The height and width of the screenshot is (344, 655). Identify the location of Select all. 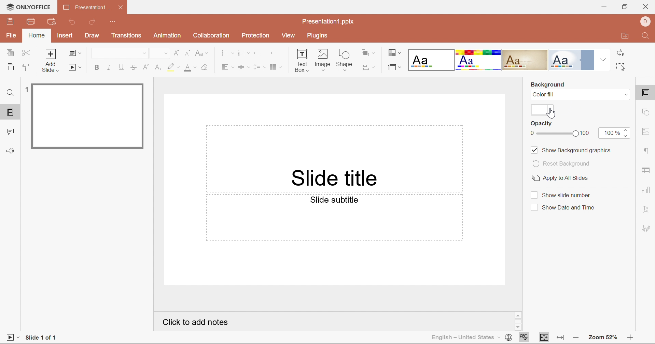
(622, 68).